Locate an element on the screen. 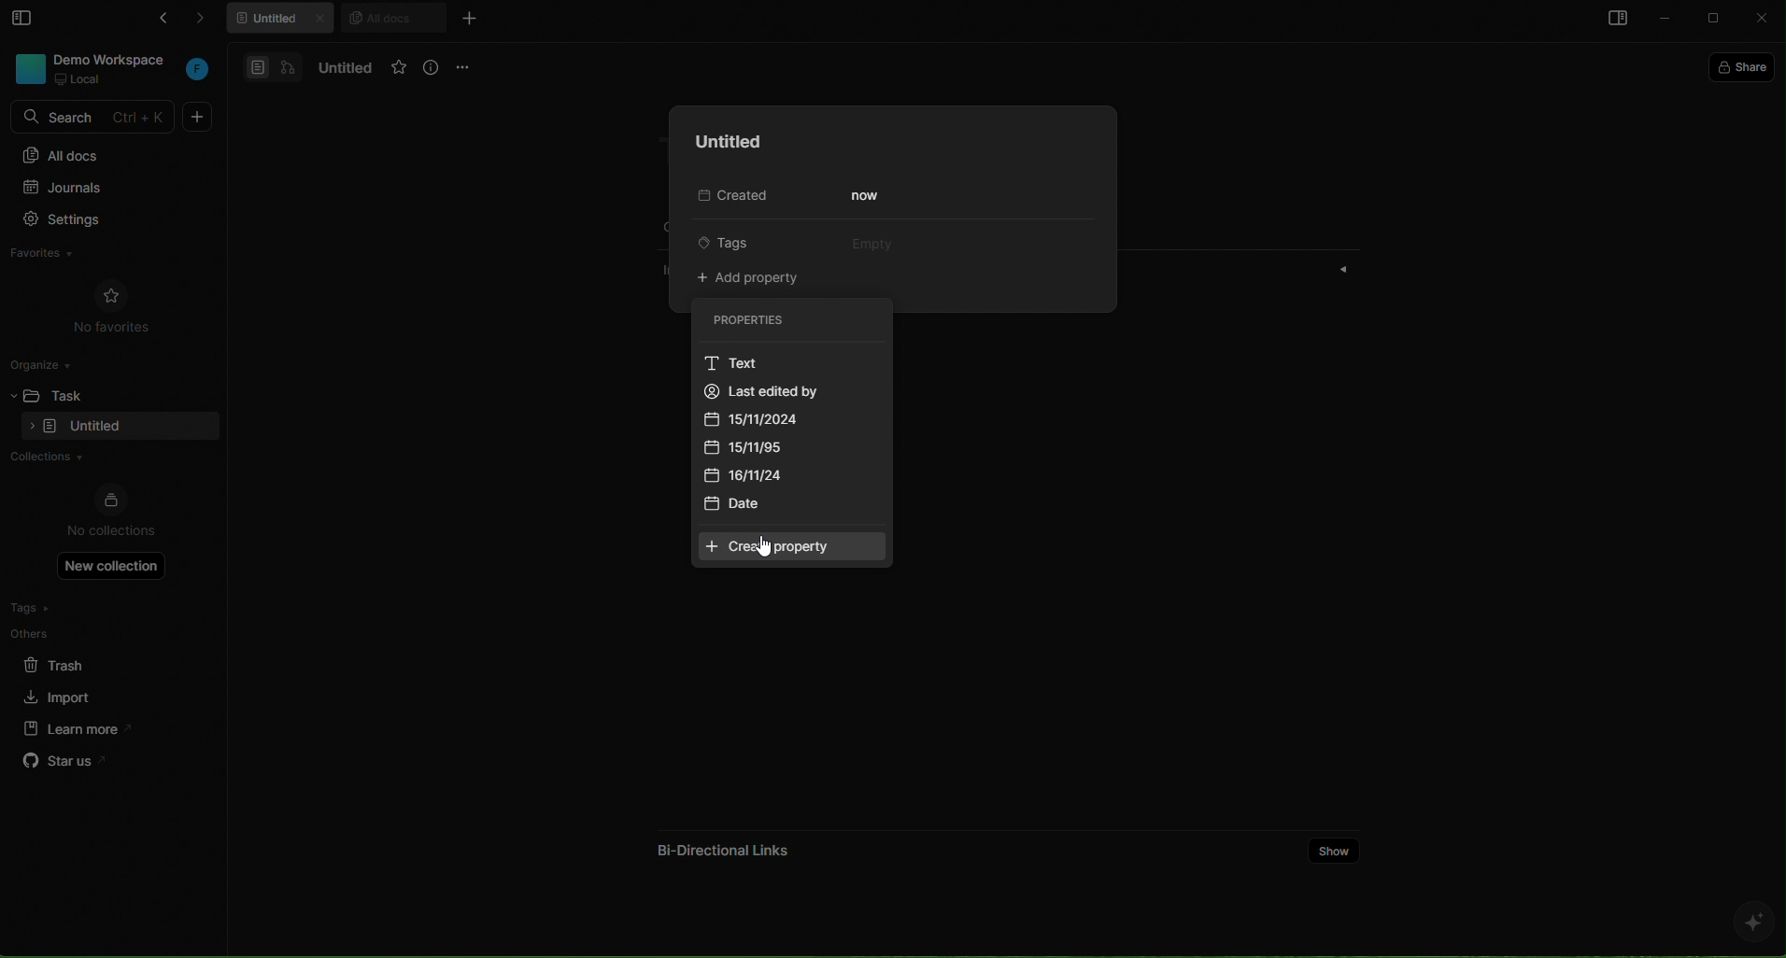 This screenshot has width=1786, height=958. tags is located at coordinates (68, 608).